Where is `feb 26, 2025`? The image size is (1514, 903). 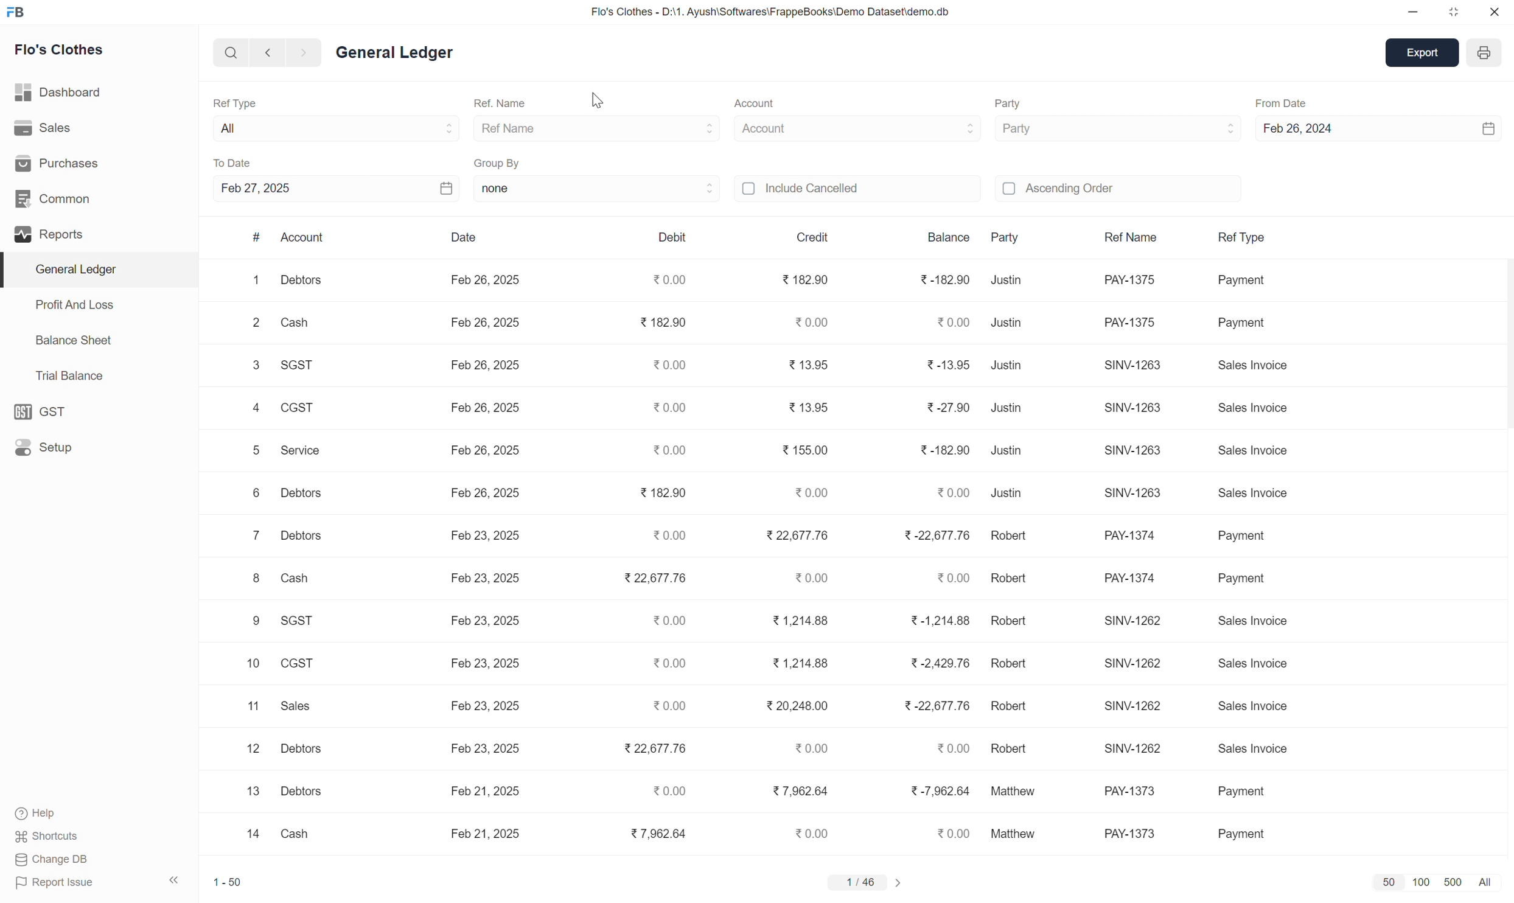
feb 26, 2025 is located at coordinates (485, 664).